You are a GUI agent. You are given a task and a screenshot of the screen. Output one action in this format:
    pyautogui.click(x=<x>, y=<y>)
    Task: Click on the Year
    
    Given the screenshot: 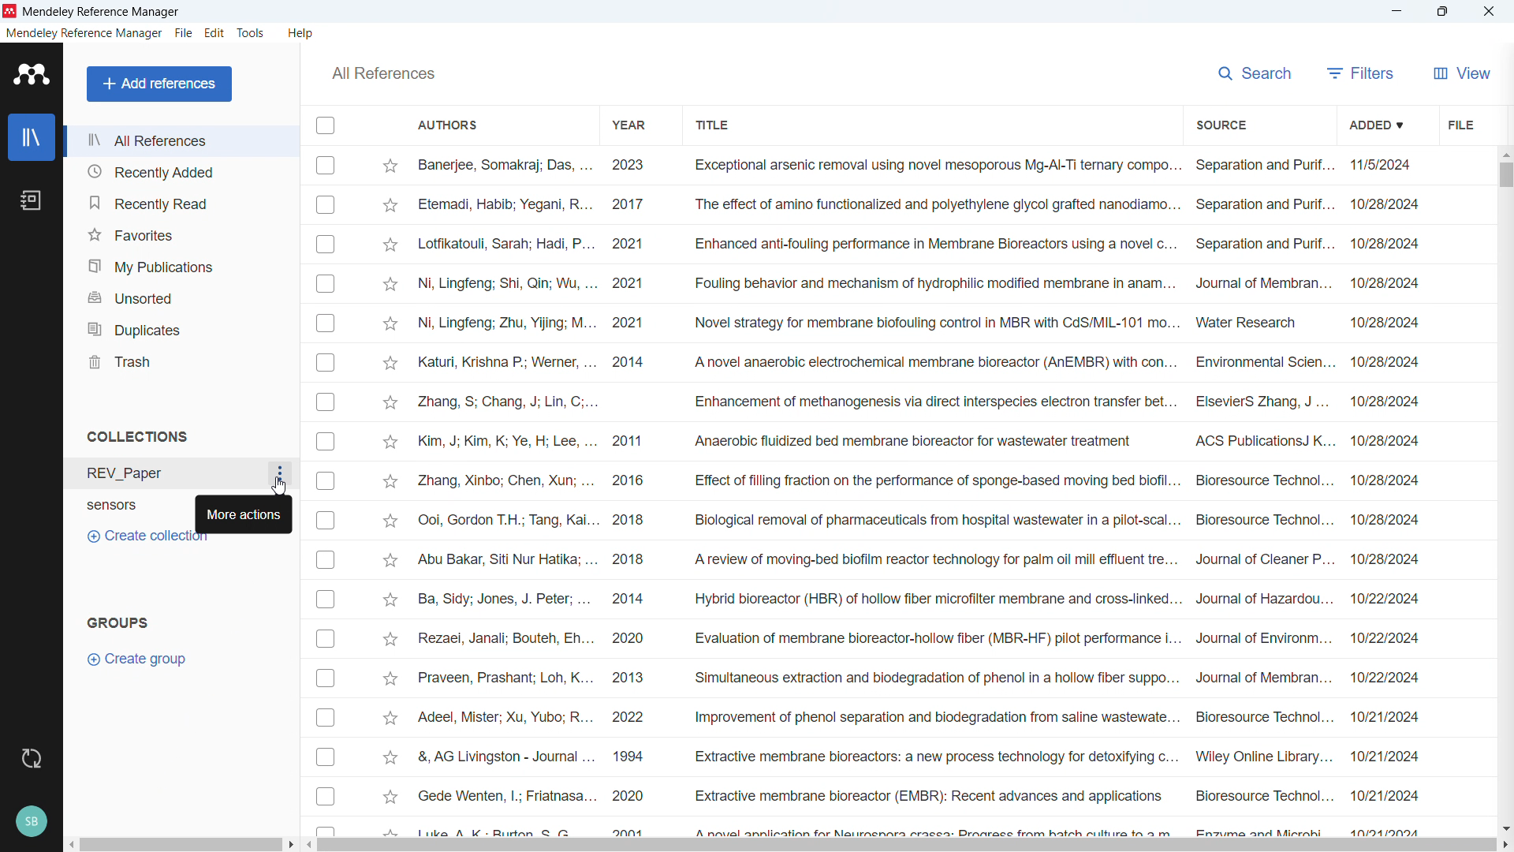 What is the action you would take?
    pyautogui.click(x=631, y=124)
    